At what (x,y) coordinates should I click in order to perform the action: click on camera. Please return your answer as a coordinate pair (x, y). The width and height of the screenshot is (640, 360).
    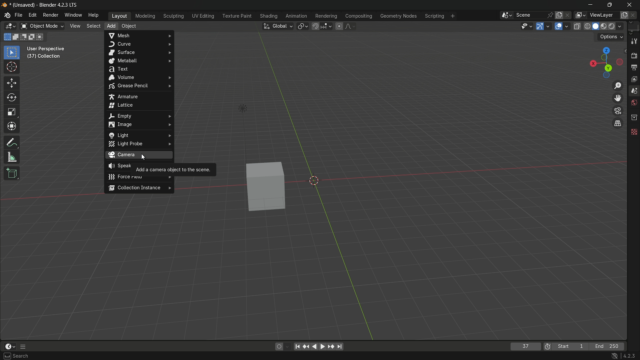
    Looking at the image, I should click on (140, 155).